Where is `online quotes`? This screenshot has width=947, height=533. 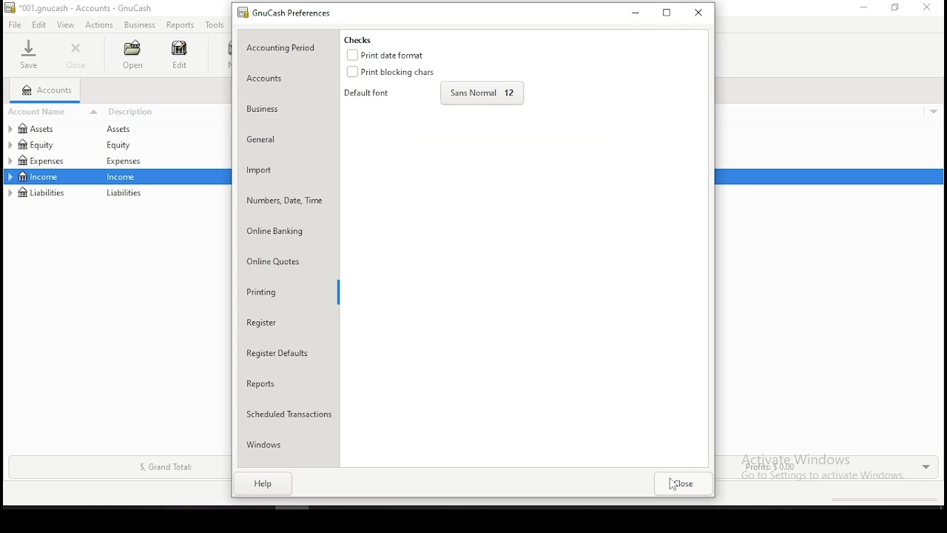 online quotes is located at coordinates (274, 263).